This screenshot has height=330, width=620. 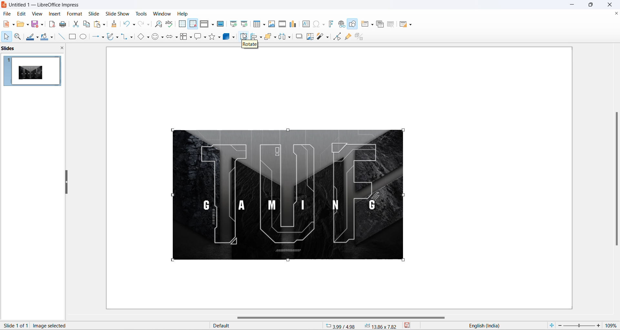 What do you see at coordinates (245, 24) in the screenshot?
I see `start at current slide` at bounding box center [245, 24].